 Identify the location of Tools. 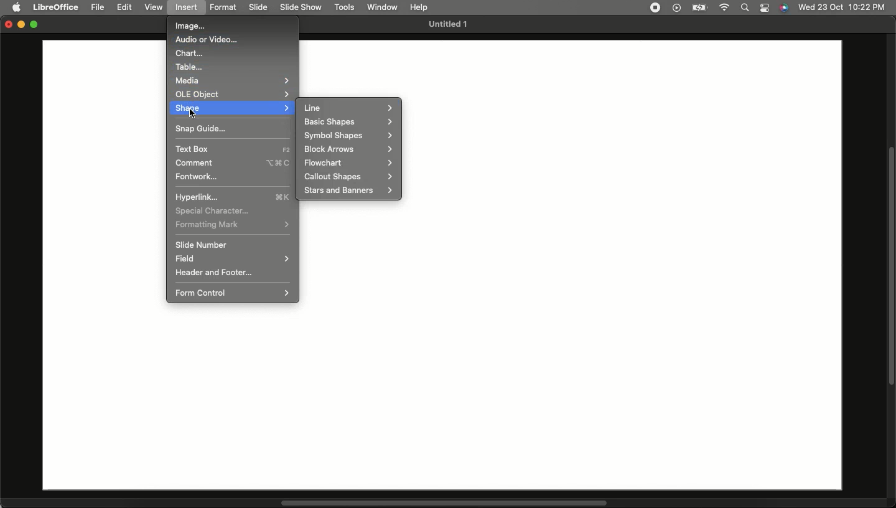
(345, 7).